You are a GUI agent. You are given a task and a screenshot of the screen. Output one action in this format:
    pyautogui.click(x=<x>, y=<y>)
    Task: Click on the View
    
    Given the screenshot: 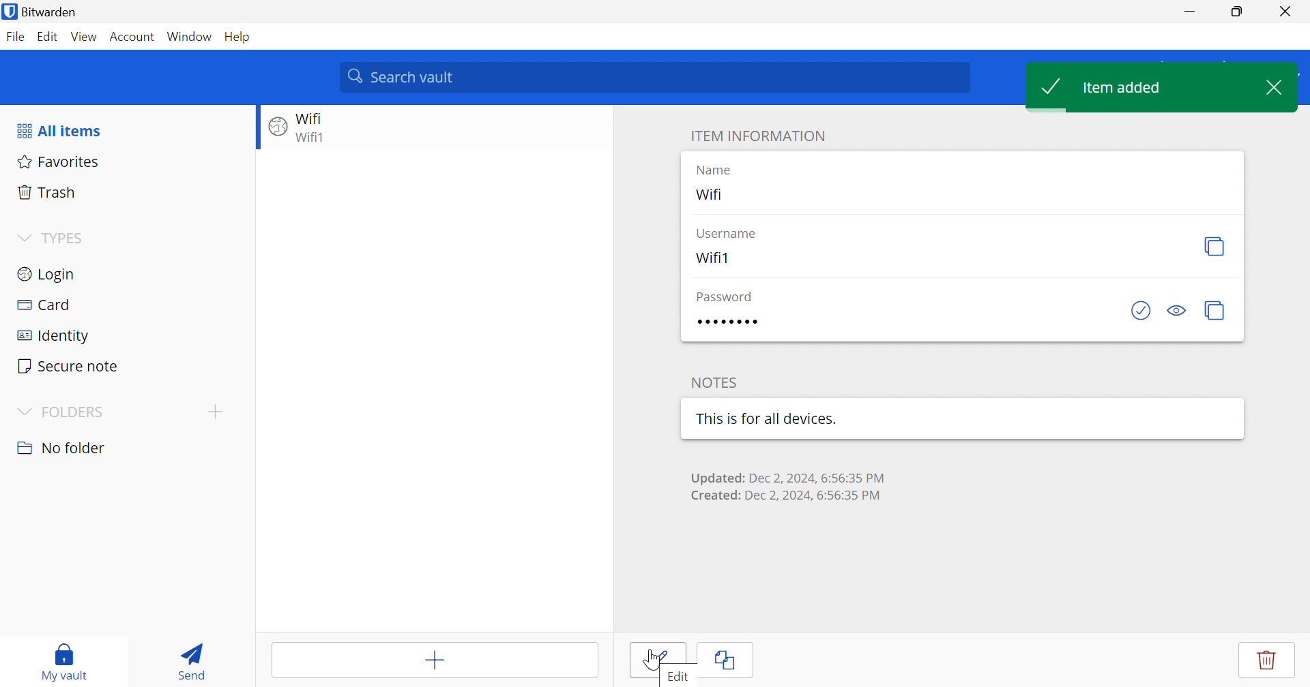 What is the action you would take?
    pyautogui.click(x=83, y=36)
    